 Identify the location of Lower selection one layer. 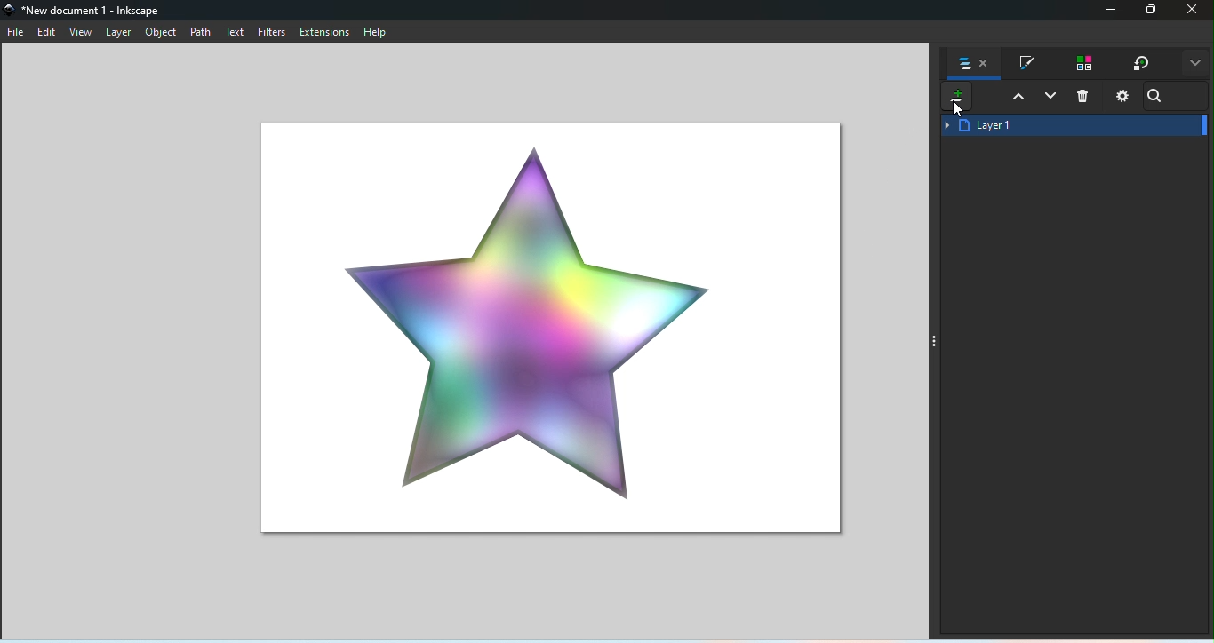
(1050, 100).